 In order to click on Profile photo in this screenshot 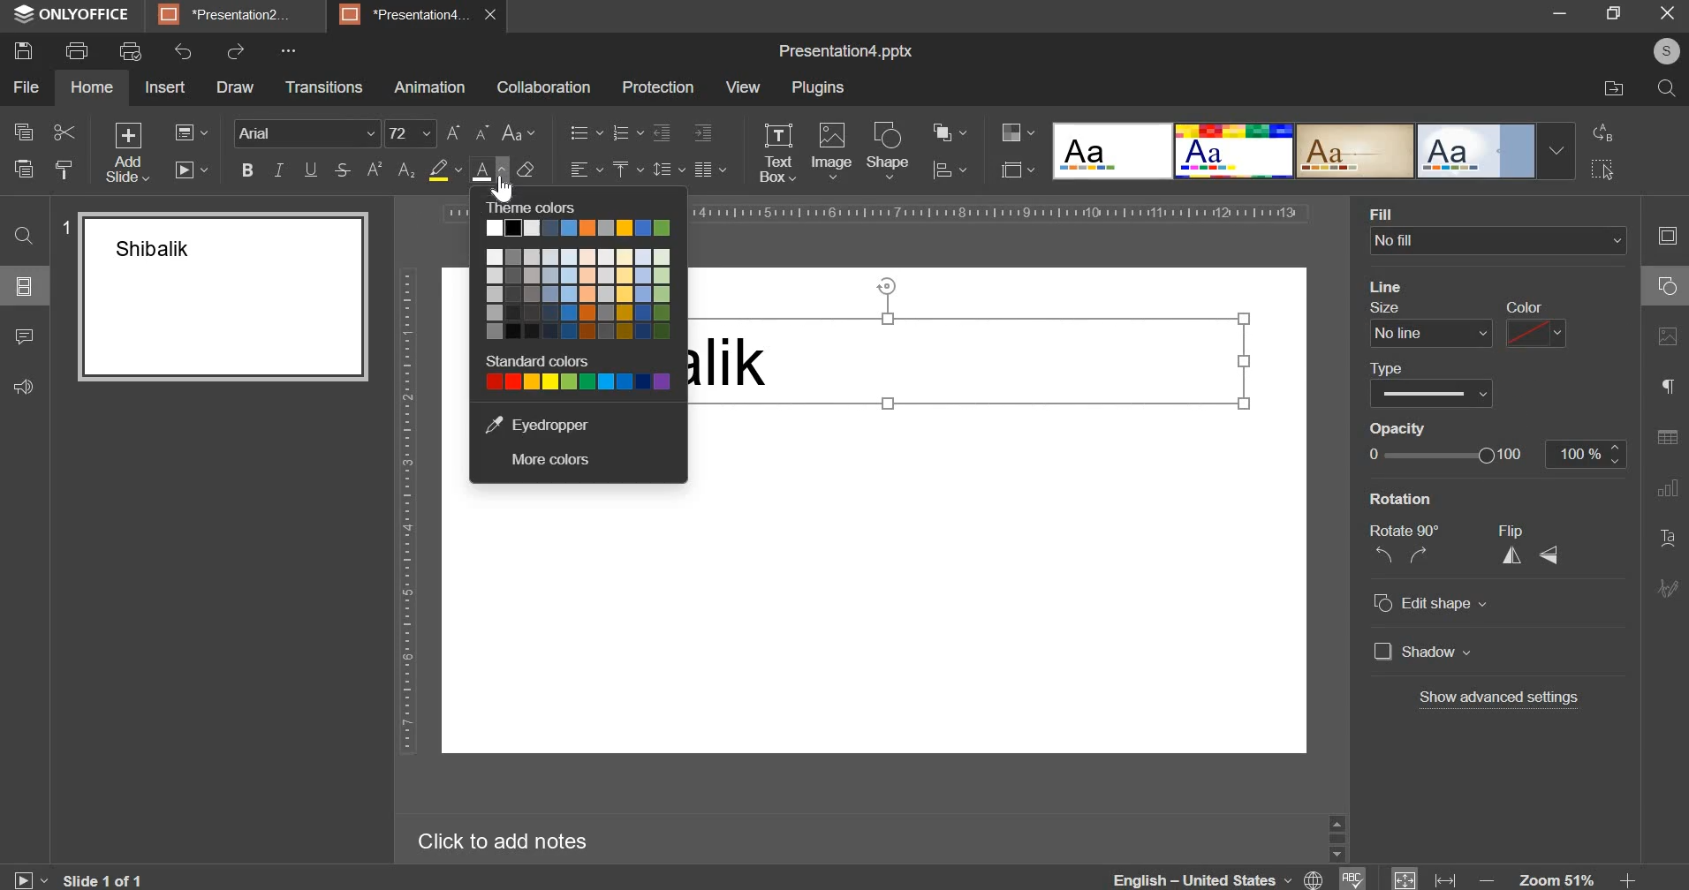, I will do `click(1660, 51)`.